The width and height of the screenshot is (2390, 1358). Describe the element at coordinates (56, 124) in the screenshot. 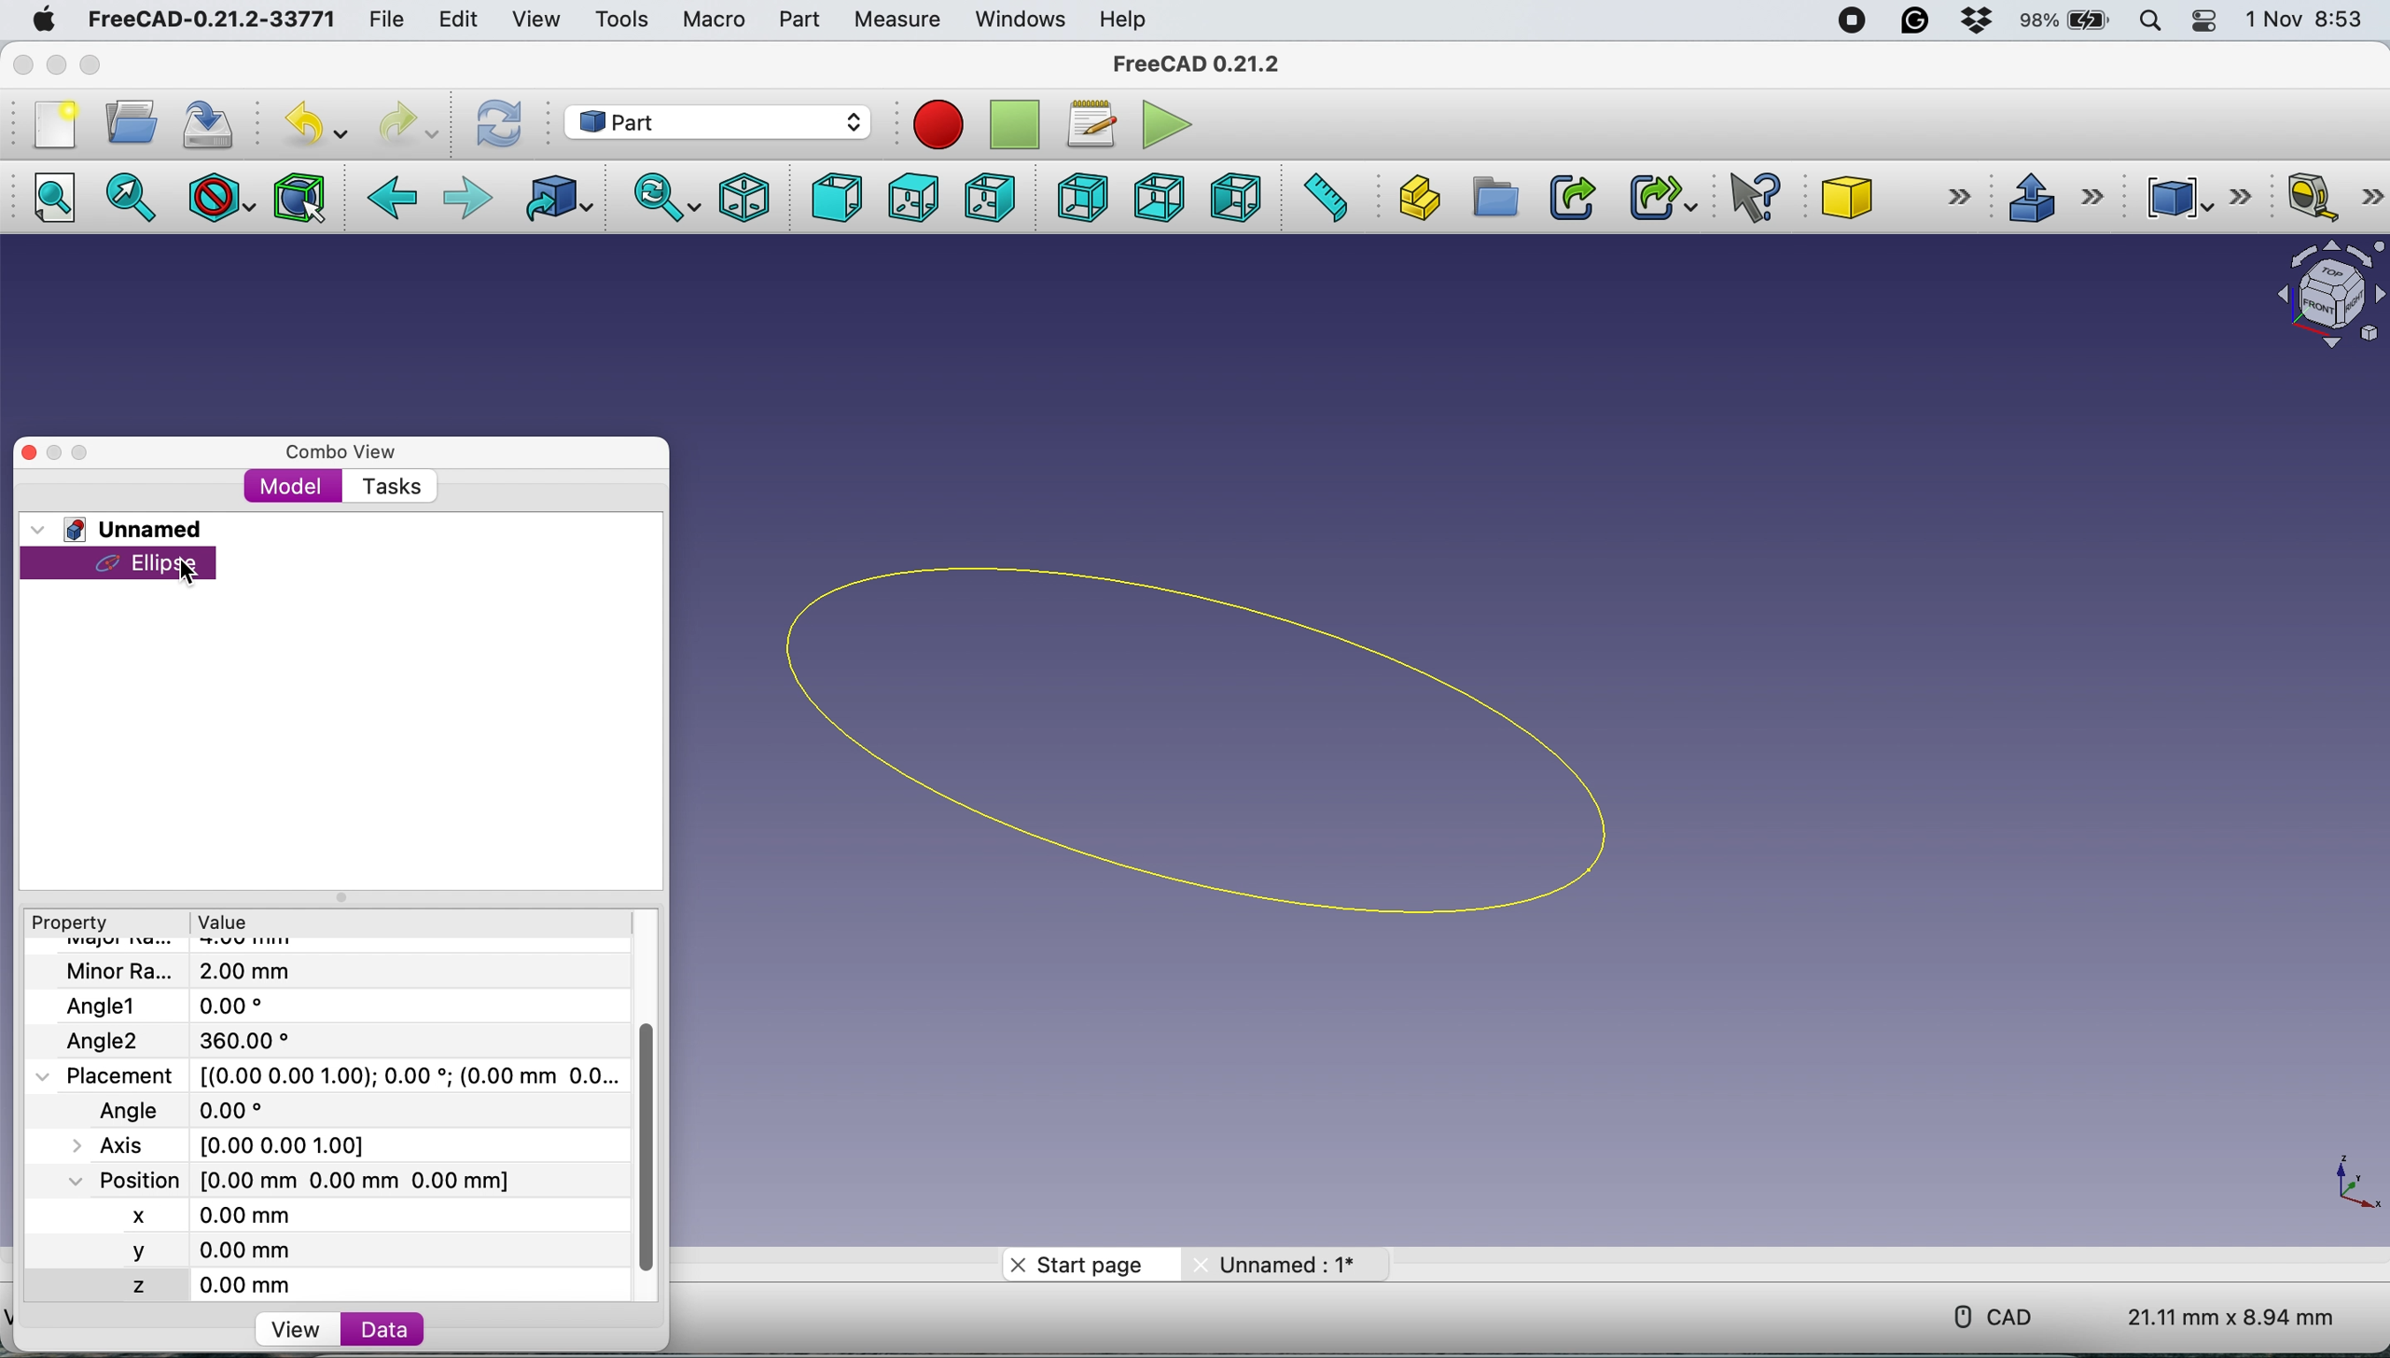

I see `new` at that location.